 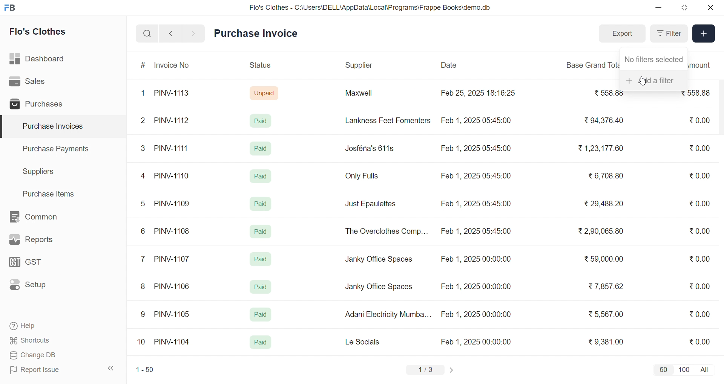 What do you see at coordinates (606, 342) in the screenshot?
I see `₹9,381.00` at bounding box center [606, 342].